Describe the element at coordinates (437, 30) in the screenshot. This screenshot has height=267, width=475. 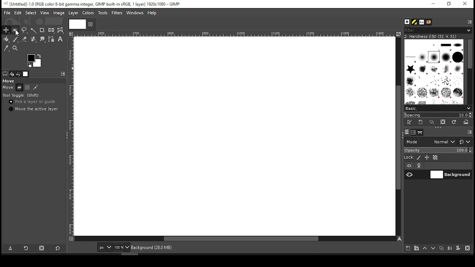
I see `filters` at that location.